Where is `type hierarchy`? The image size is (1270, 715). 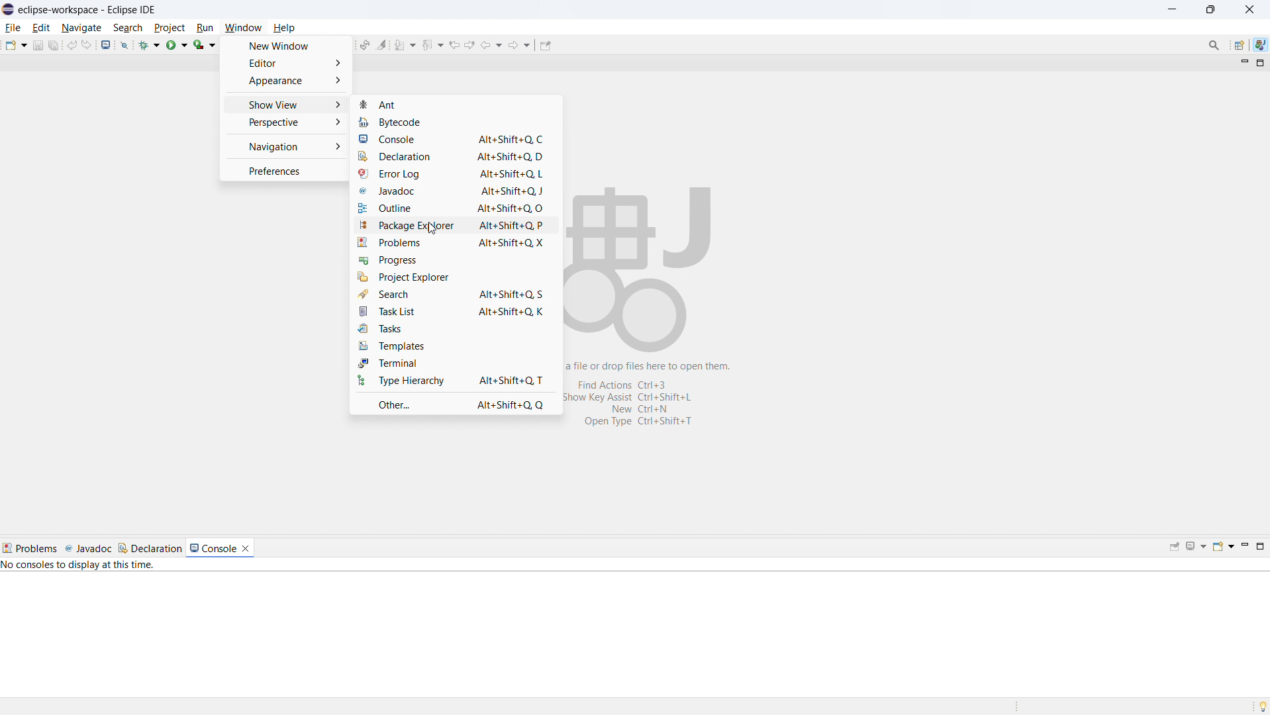 type hierarchy is located at coordinates (456, 380).